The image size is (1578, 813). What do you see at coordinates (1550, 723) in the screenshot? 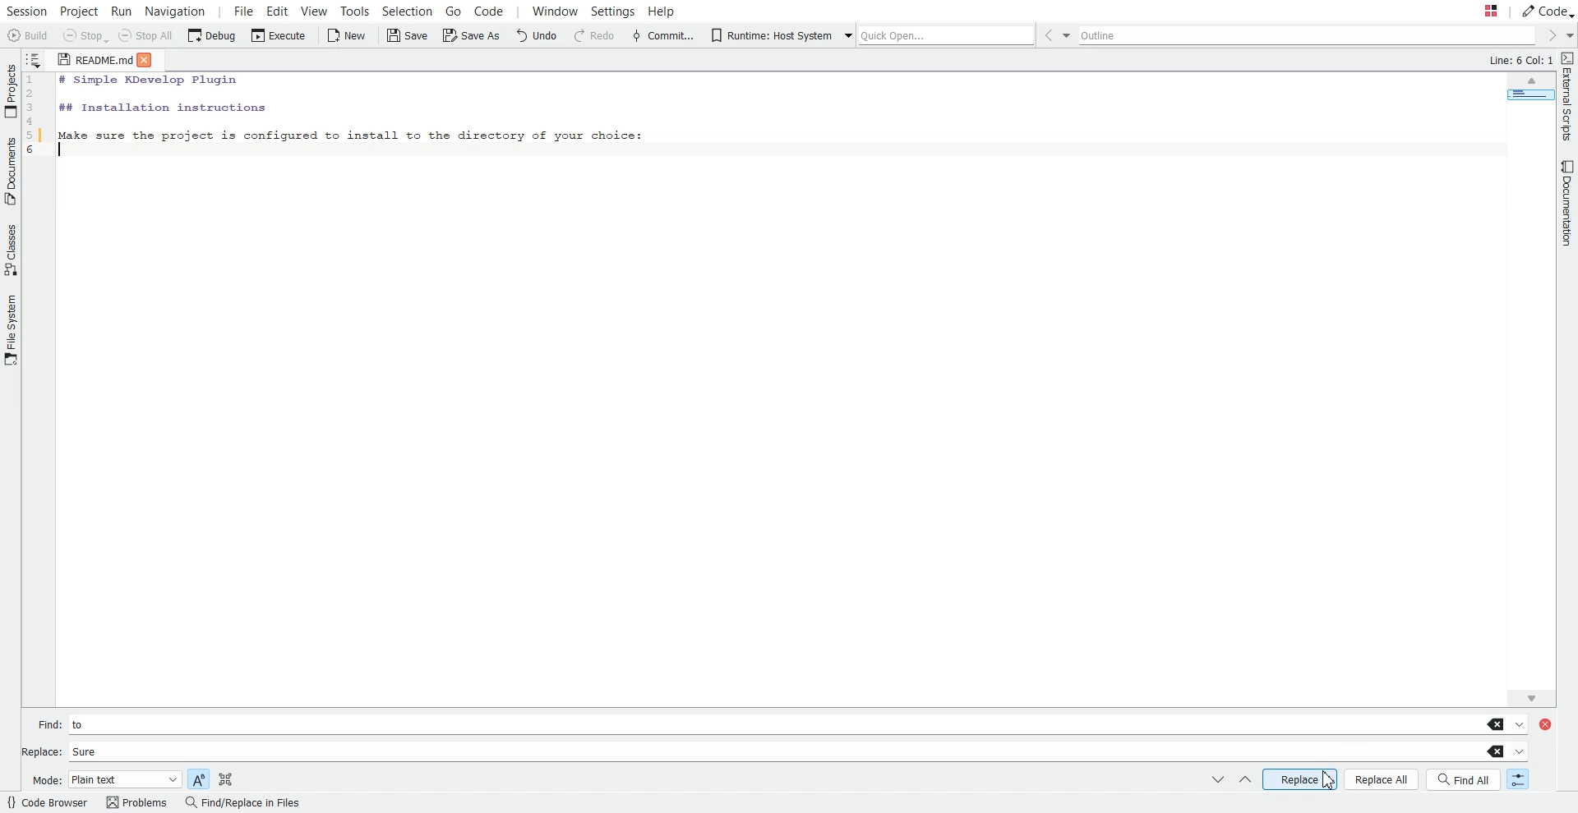
I see `Close Window` at bounding box center [1550, 723].